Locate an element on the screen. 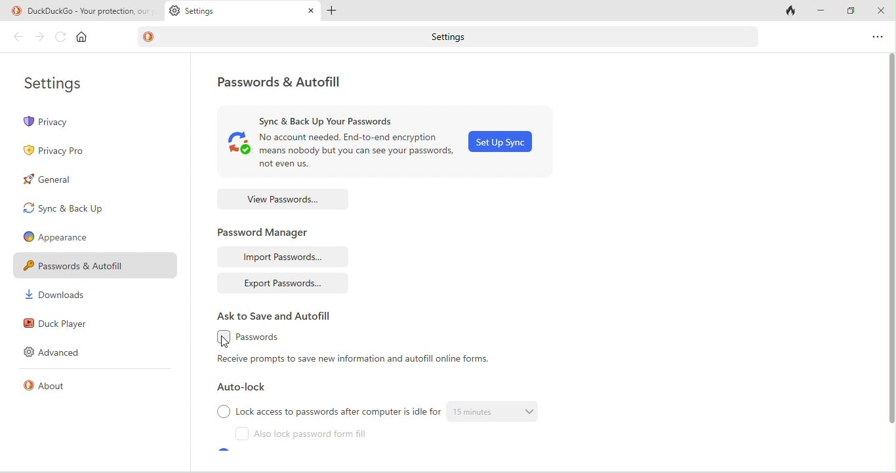  Password & Autofill is located at coordinates (95, 267).